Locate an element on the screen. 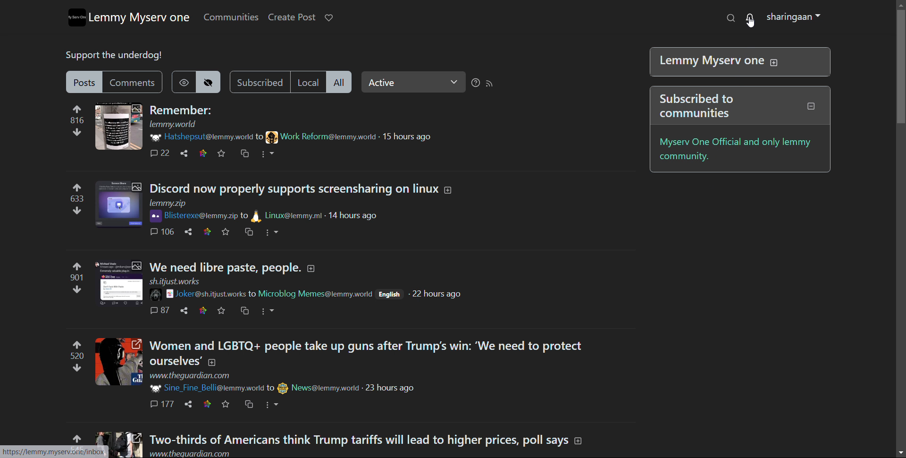 Image resolution: width=906 pixels, height=458 pixels. more is located at coordinates (268, 154).